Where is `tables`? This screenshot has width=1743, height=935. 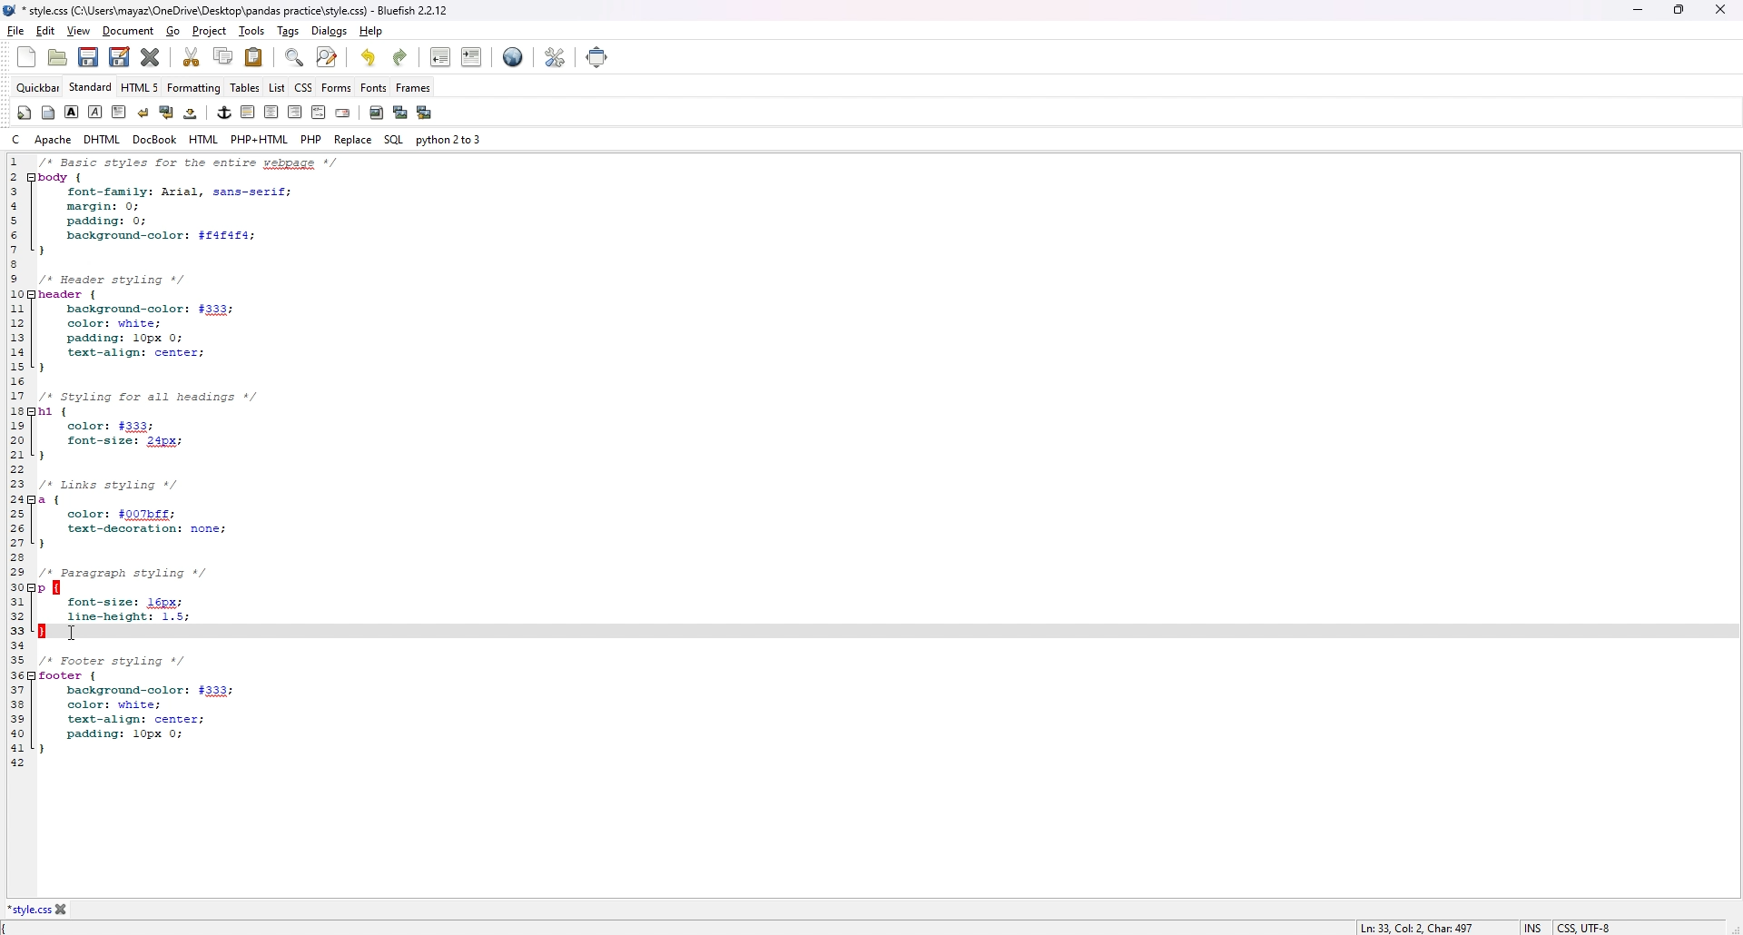 tables is located at coordinates (245, 87).